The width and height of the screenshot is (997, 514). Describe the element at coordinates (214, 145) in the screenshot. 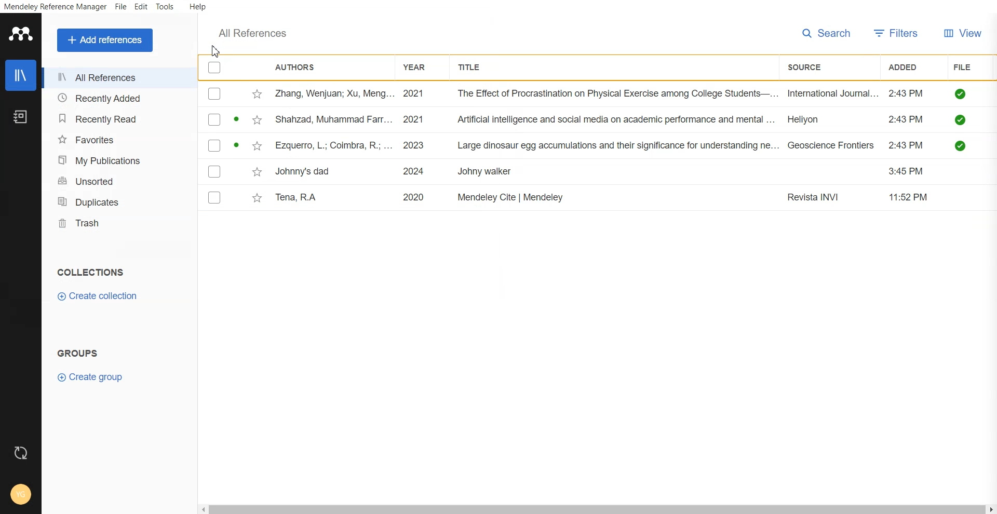

I see `checkbox` at that location.